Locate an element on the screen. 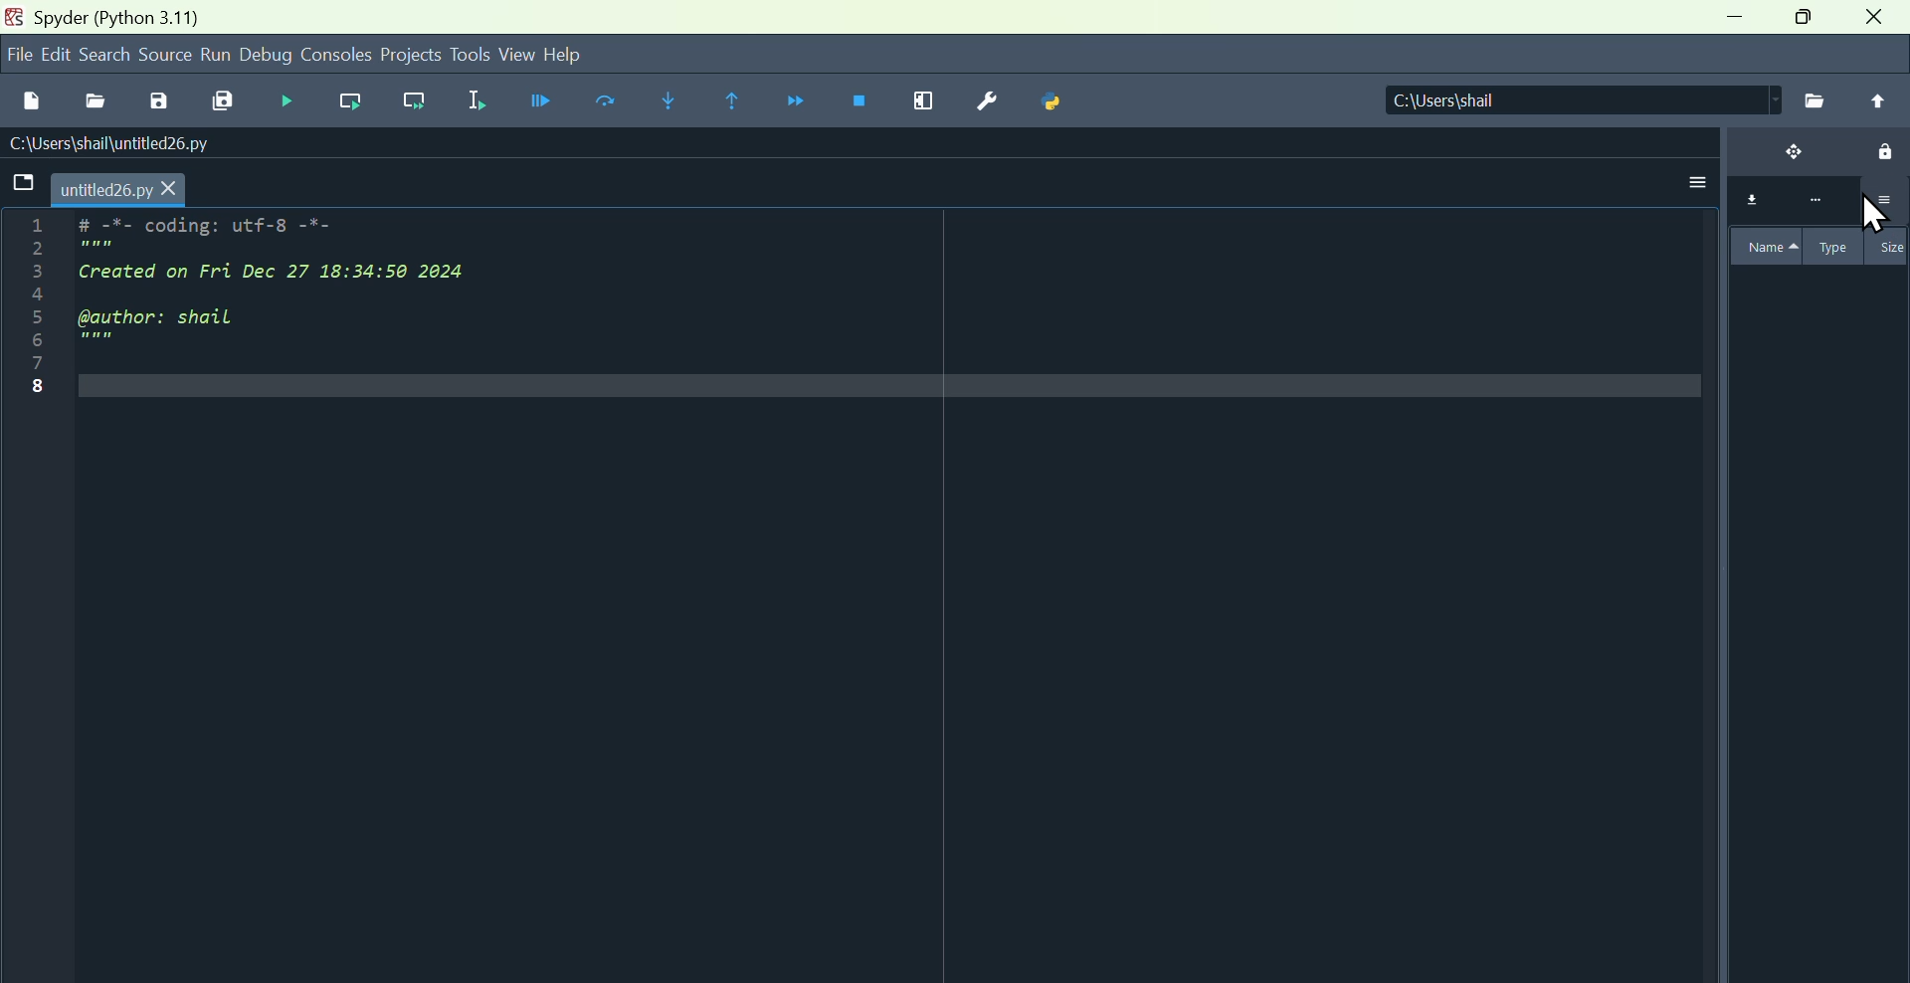  Run cell is located at coordinates (612, 103).